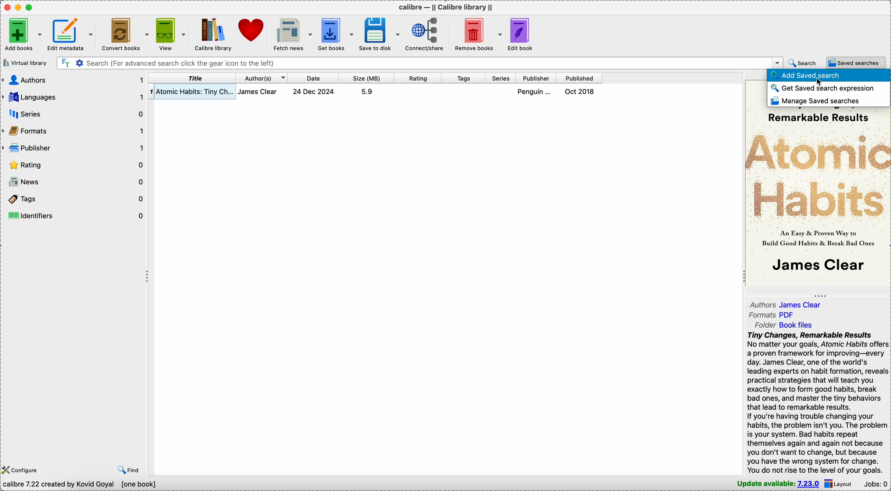  What do you see at coordinates (381, 34) in the screenshot?
I see `save to disk` at bounding box center [381, 34].